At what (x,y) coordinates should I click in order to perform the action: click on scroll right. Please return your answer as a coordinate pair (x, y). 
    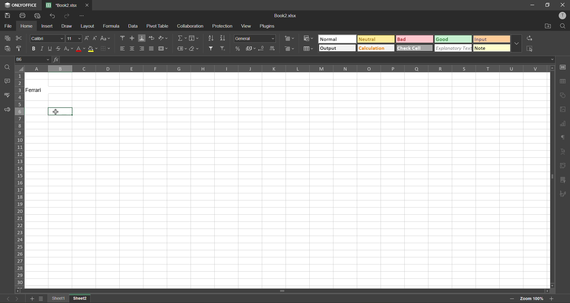
    Looking at the image, I should click on (546, 291).